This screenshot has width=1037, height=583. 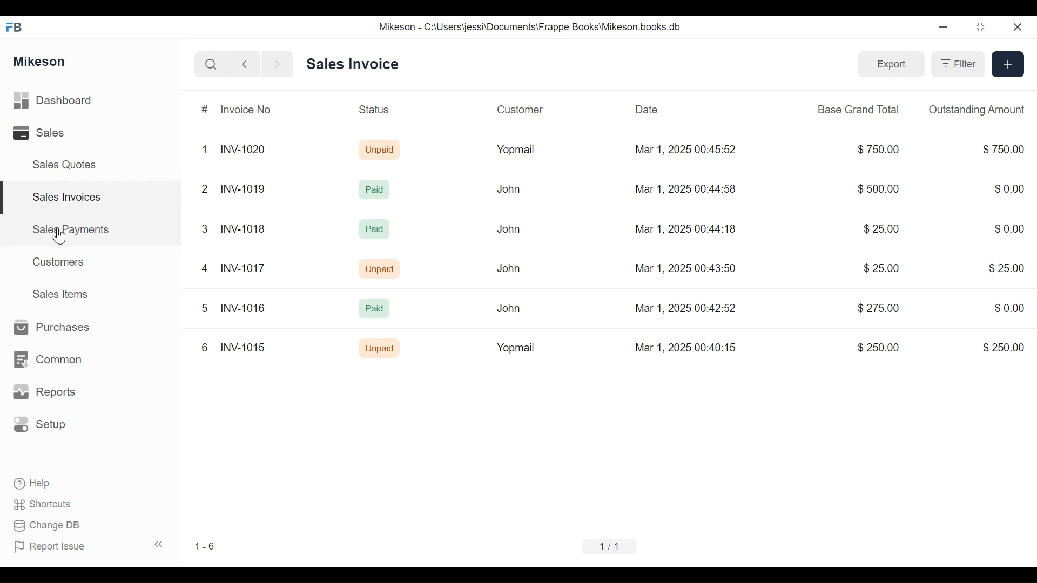 What do you see at coordinates (47, 501) in the screenshot?
I see `Shortcuts` at bounding box center [47, 501].